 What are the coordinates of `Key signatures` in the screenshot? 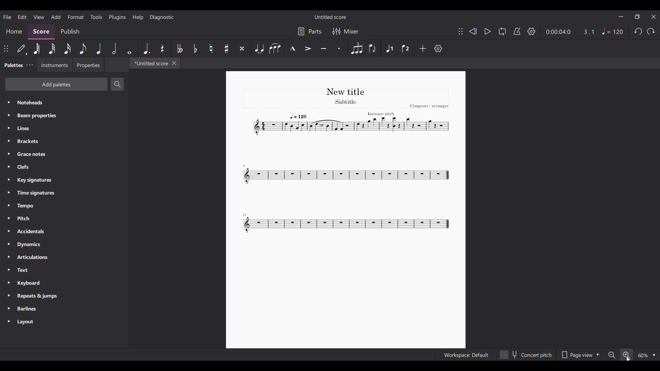 It's located at (64, 180).